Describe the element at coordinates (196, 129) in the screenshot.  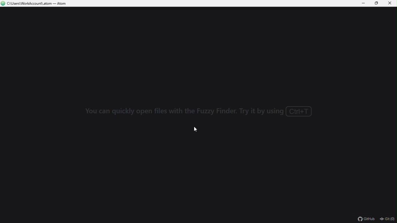
I see `cursor` at that location.